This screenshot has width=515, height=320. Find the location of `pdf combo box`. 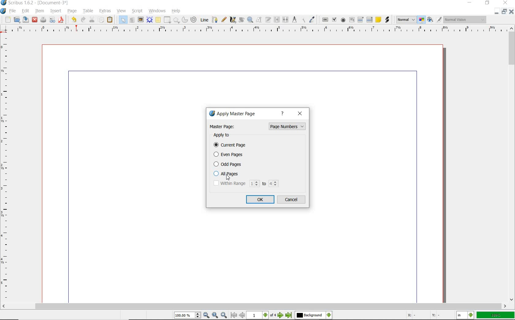

pdf combo box is located at coordinates (361, 19).